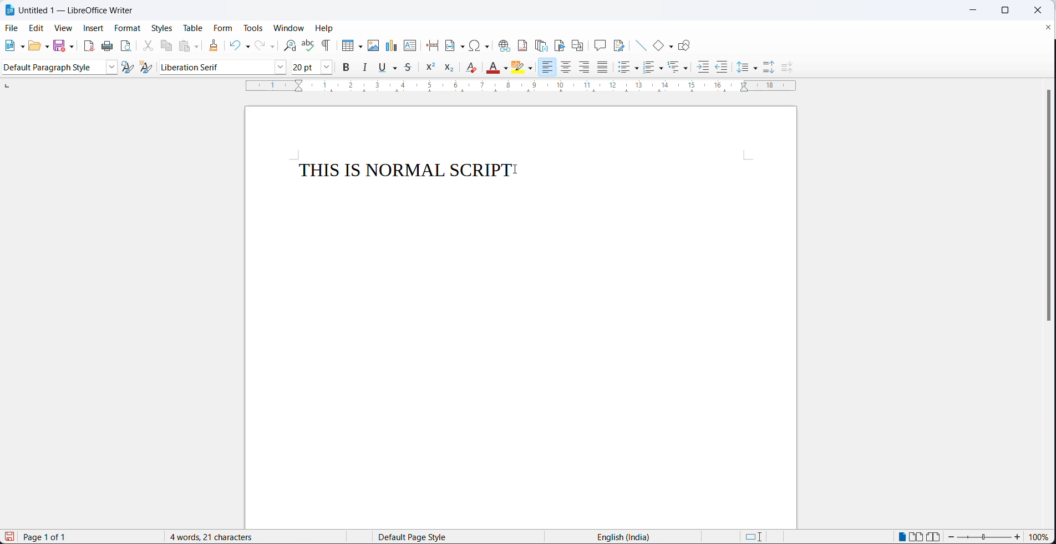  I want to click on save options, so click(72, 47).